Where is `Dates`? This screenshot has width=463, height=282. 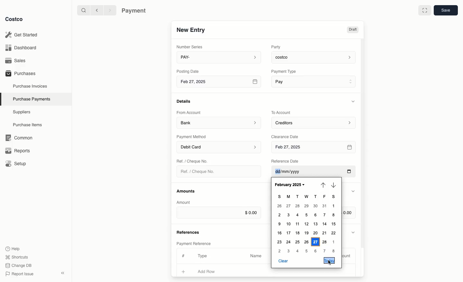 Dates is located at coordinates (307, 223).